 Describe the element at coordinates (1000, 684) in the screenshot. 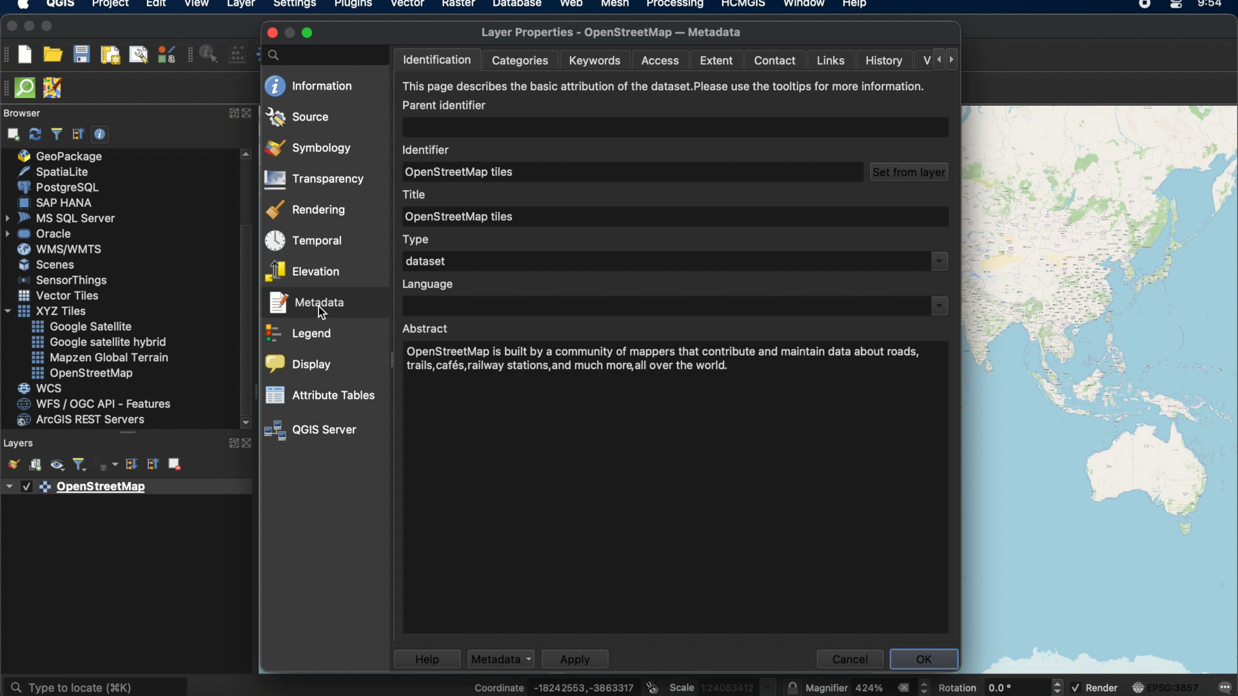

I see `rotation` at that location.